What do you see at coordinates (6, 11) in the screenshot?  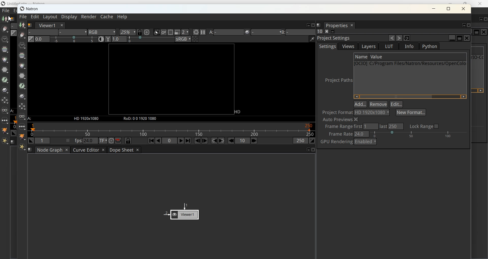 I see `File` at bounding box center [6, 11].